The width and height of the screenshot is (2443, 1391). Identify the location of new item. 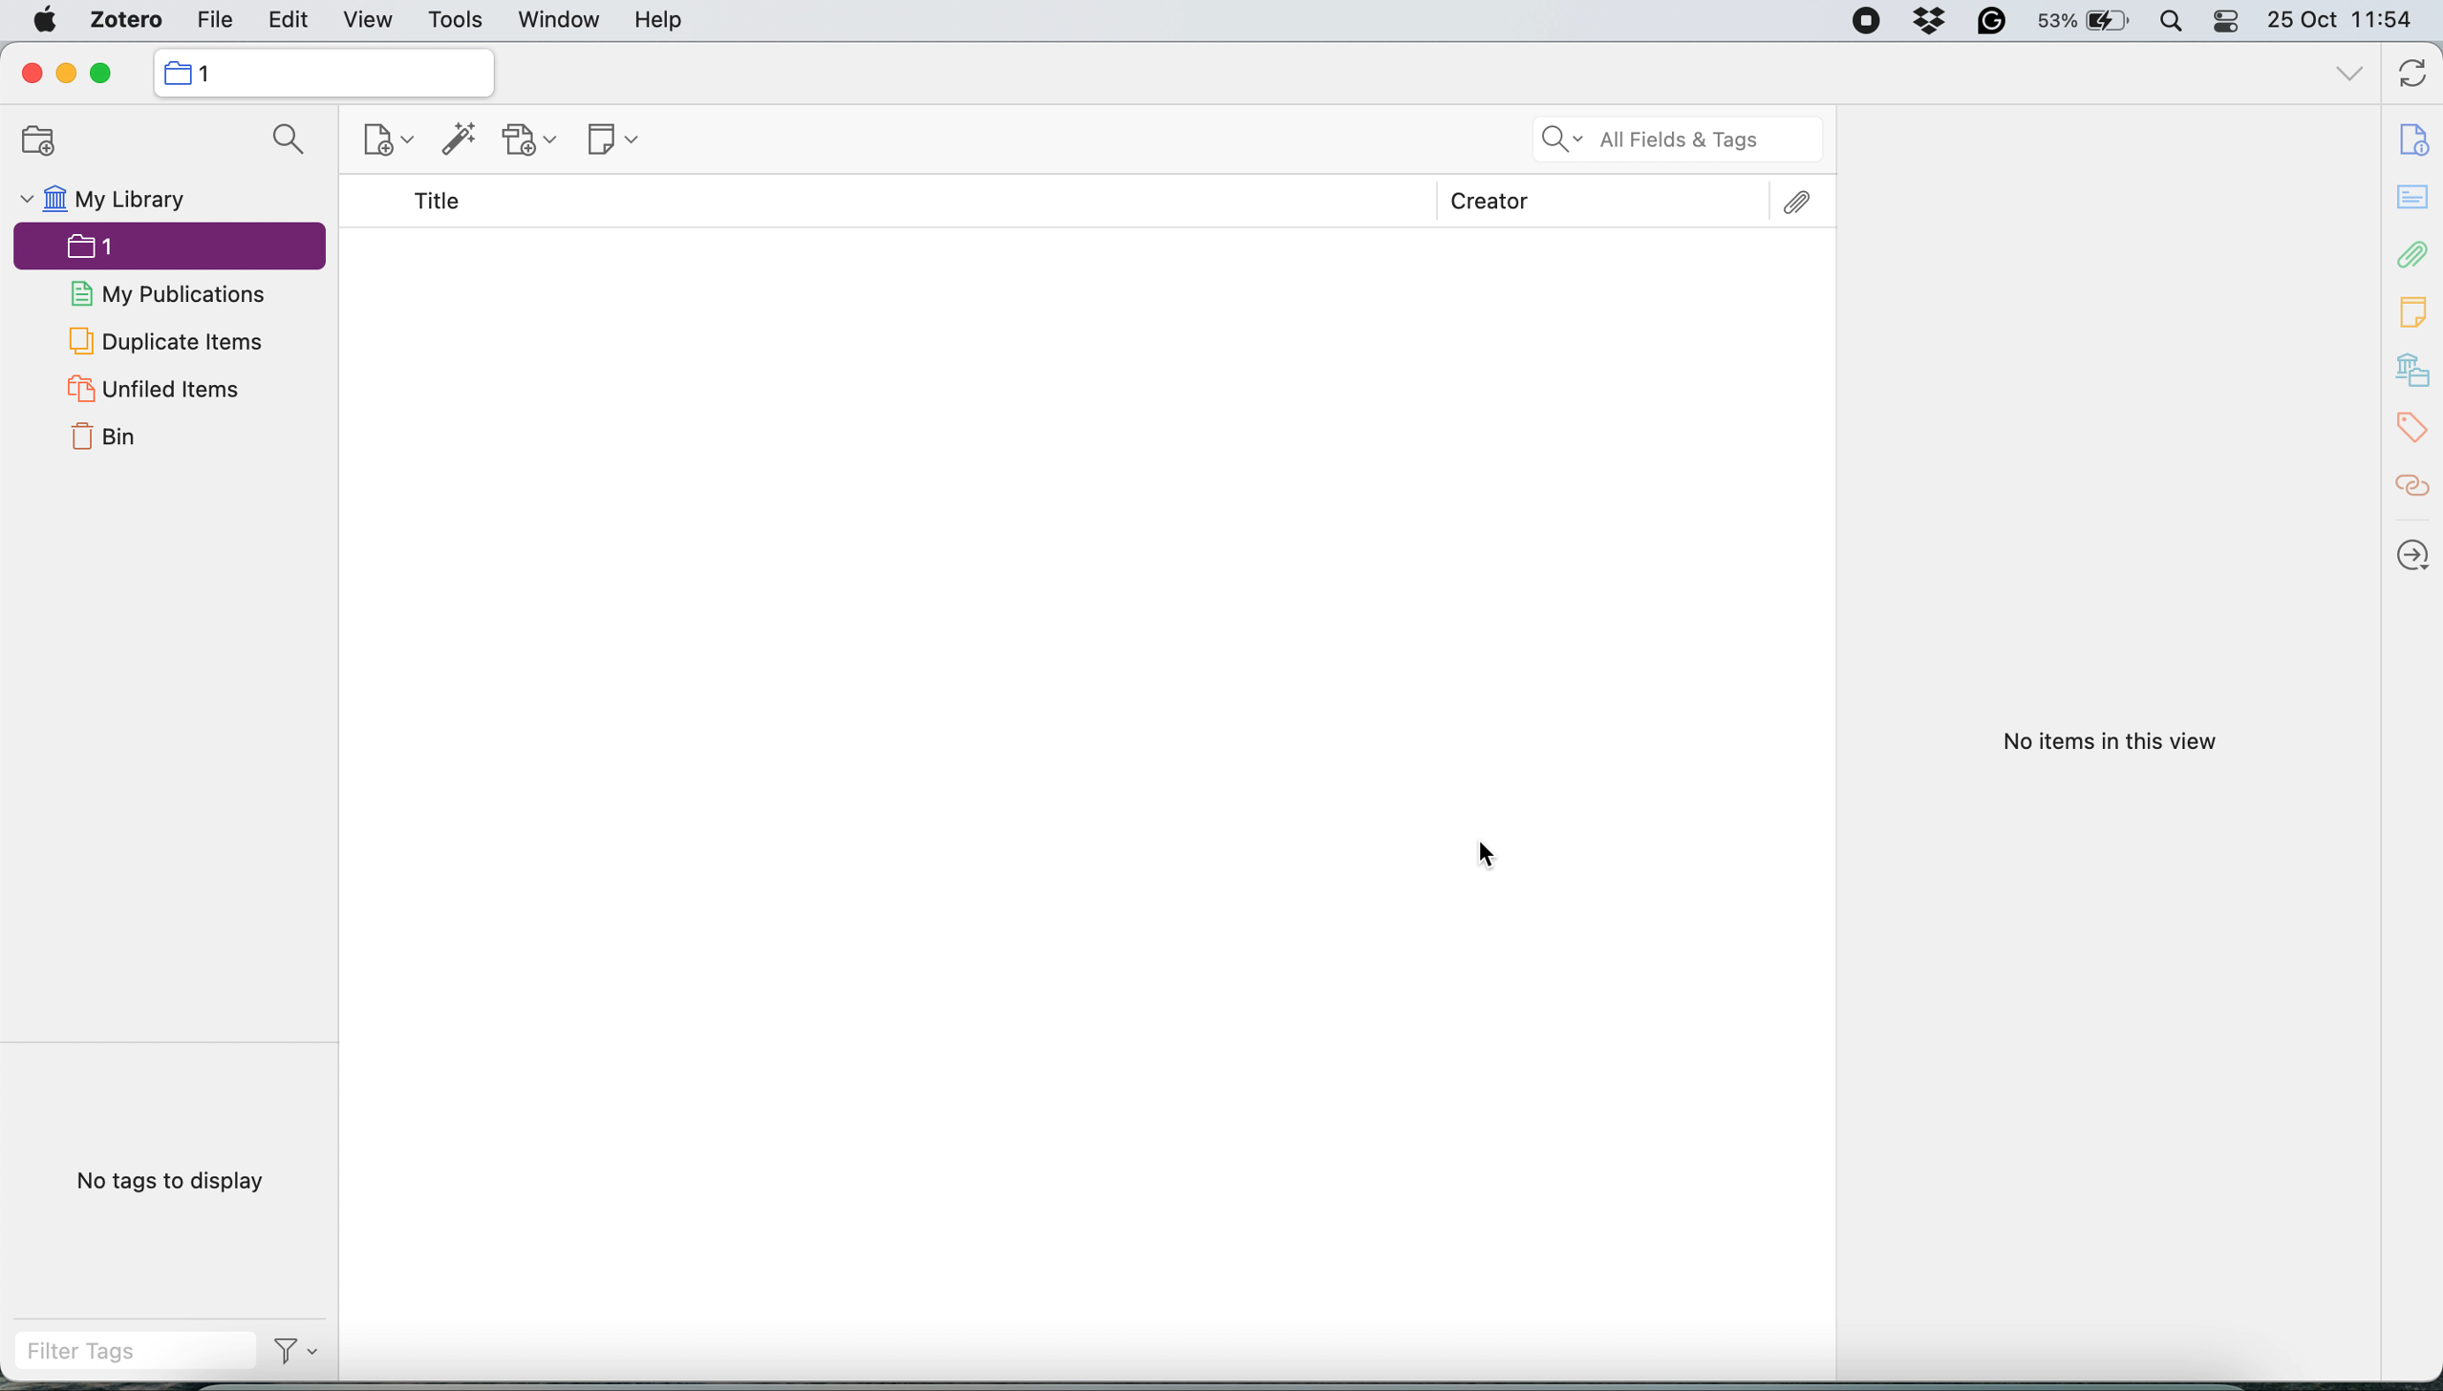
(384, 138).